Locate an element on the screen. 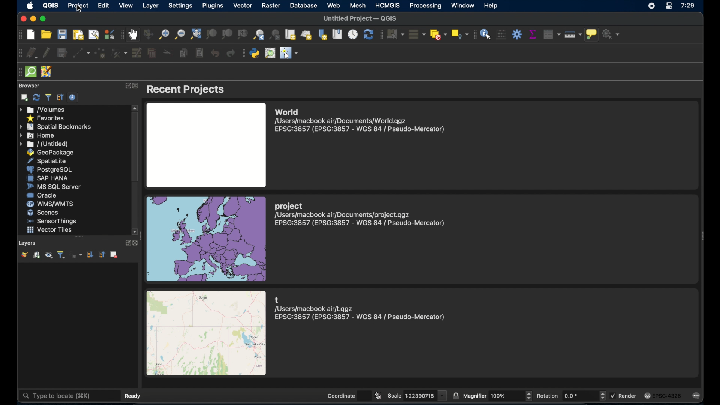  collapse all is located at coordinates (60, 97).